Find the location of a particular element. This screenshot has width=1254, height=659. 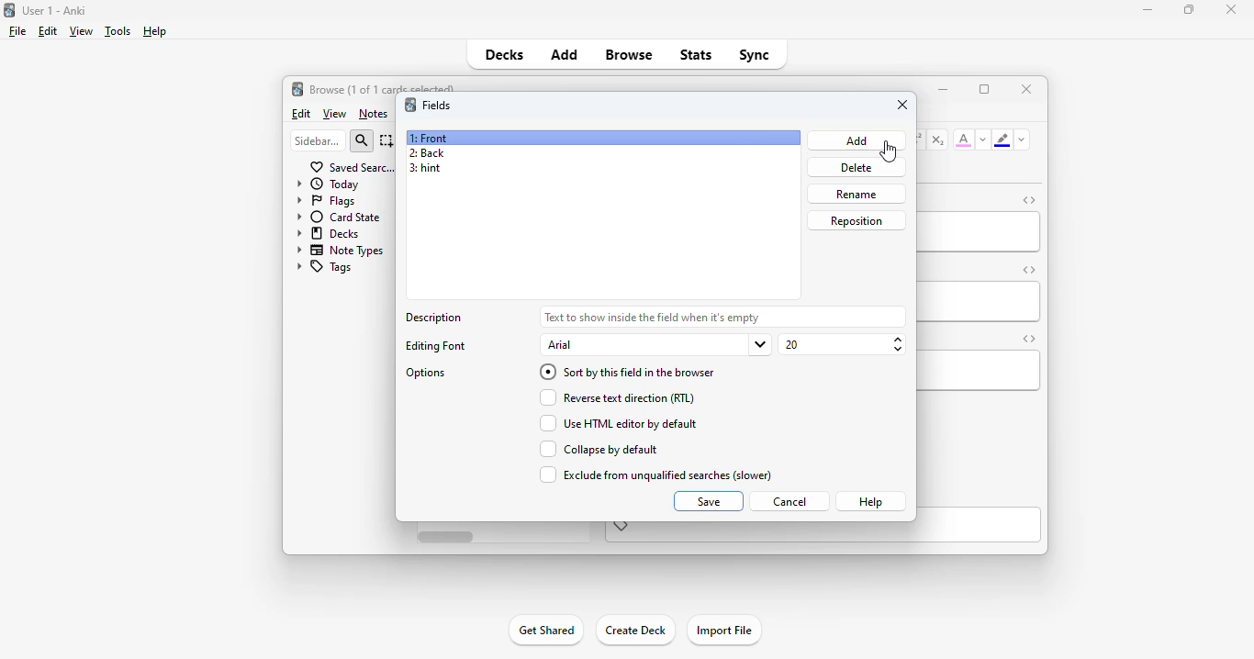

change color is located at coordinates (1022, 140).